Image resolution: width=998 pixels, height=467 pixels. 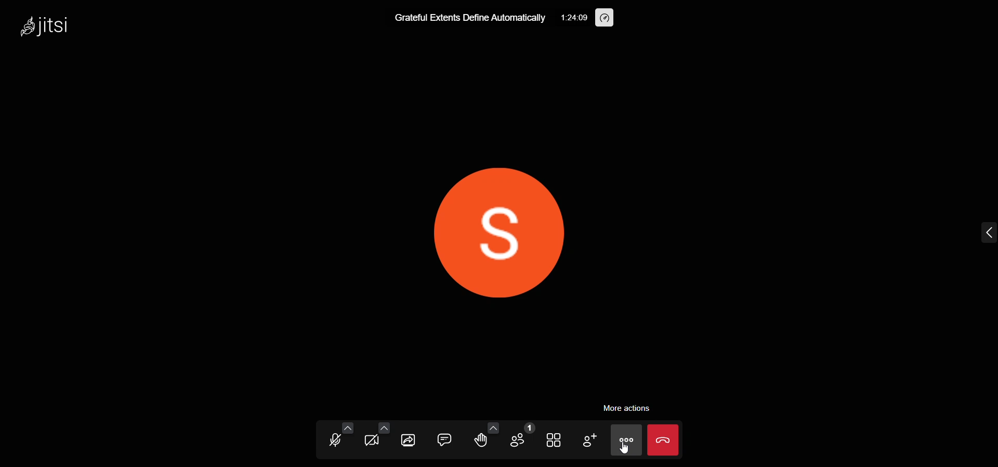 What do you see at coordinates (337, 441) in the screenshot?
I see `microphone` at bounding box center [337, 441].